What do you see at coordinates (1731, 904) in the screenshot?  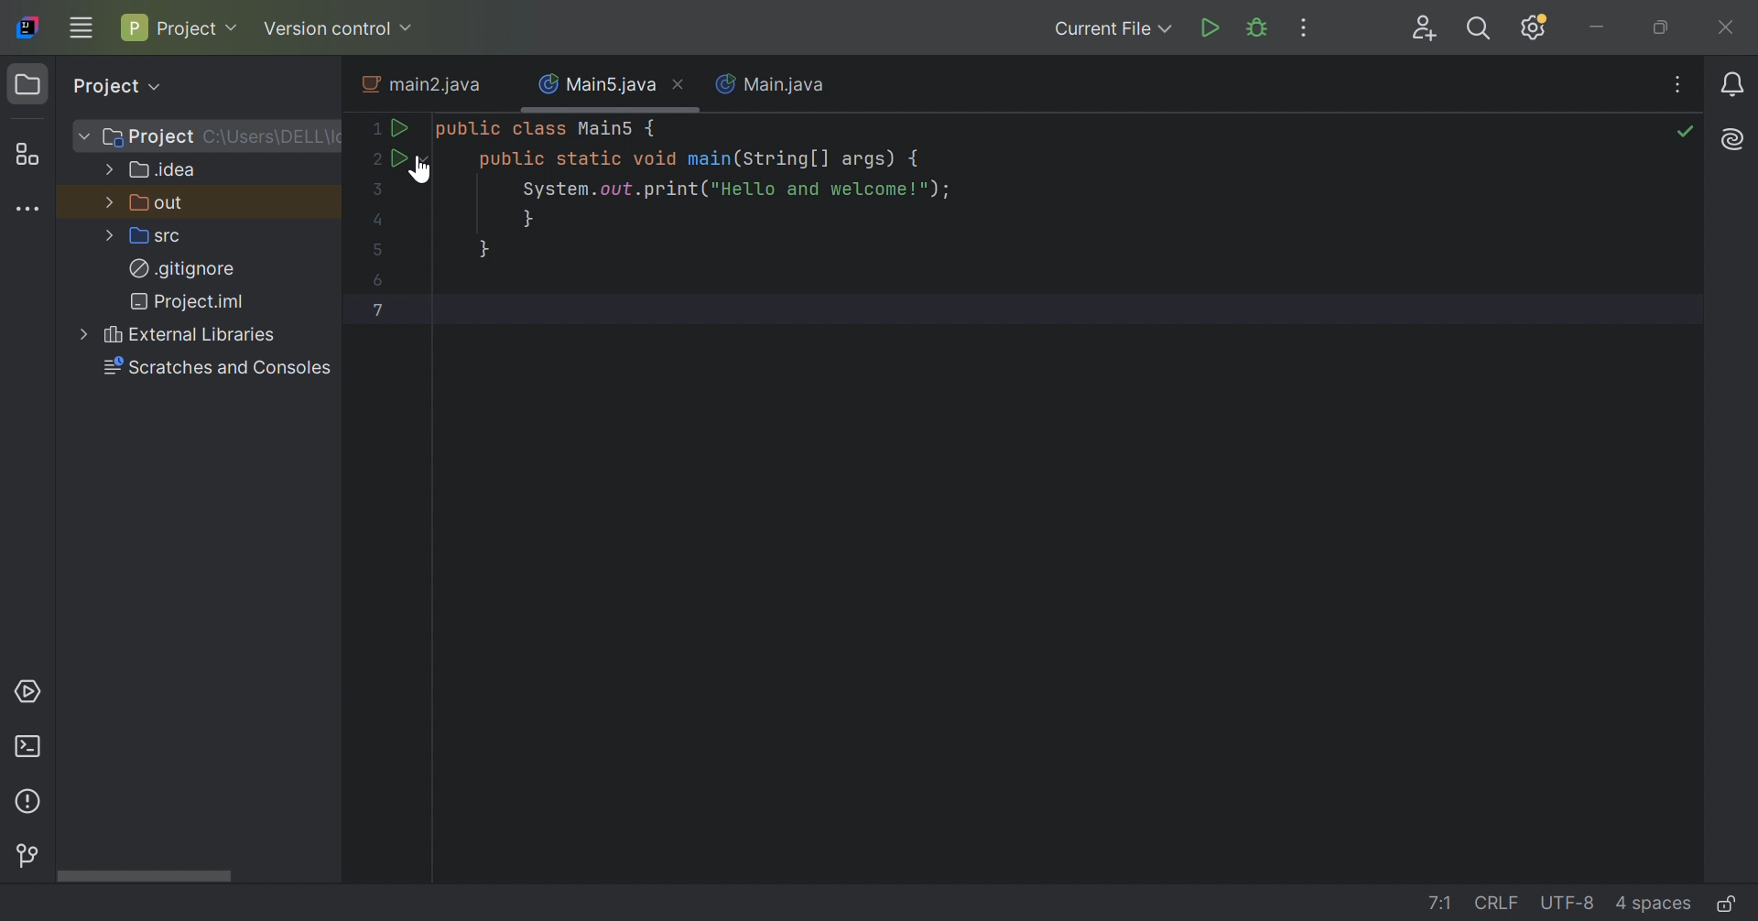 I see `Make file read-only` at bounding box center [1731, 904].